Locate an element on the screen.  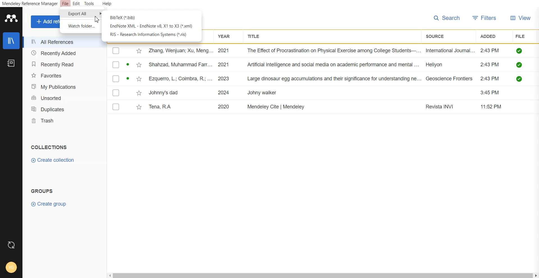
Export All is located at coordinates (80, 14).